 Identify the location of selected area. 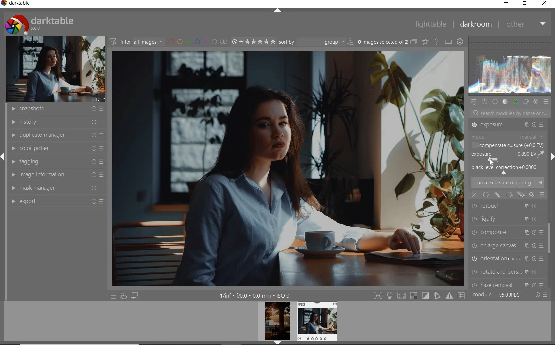
(352, 220).